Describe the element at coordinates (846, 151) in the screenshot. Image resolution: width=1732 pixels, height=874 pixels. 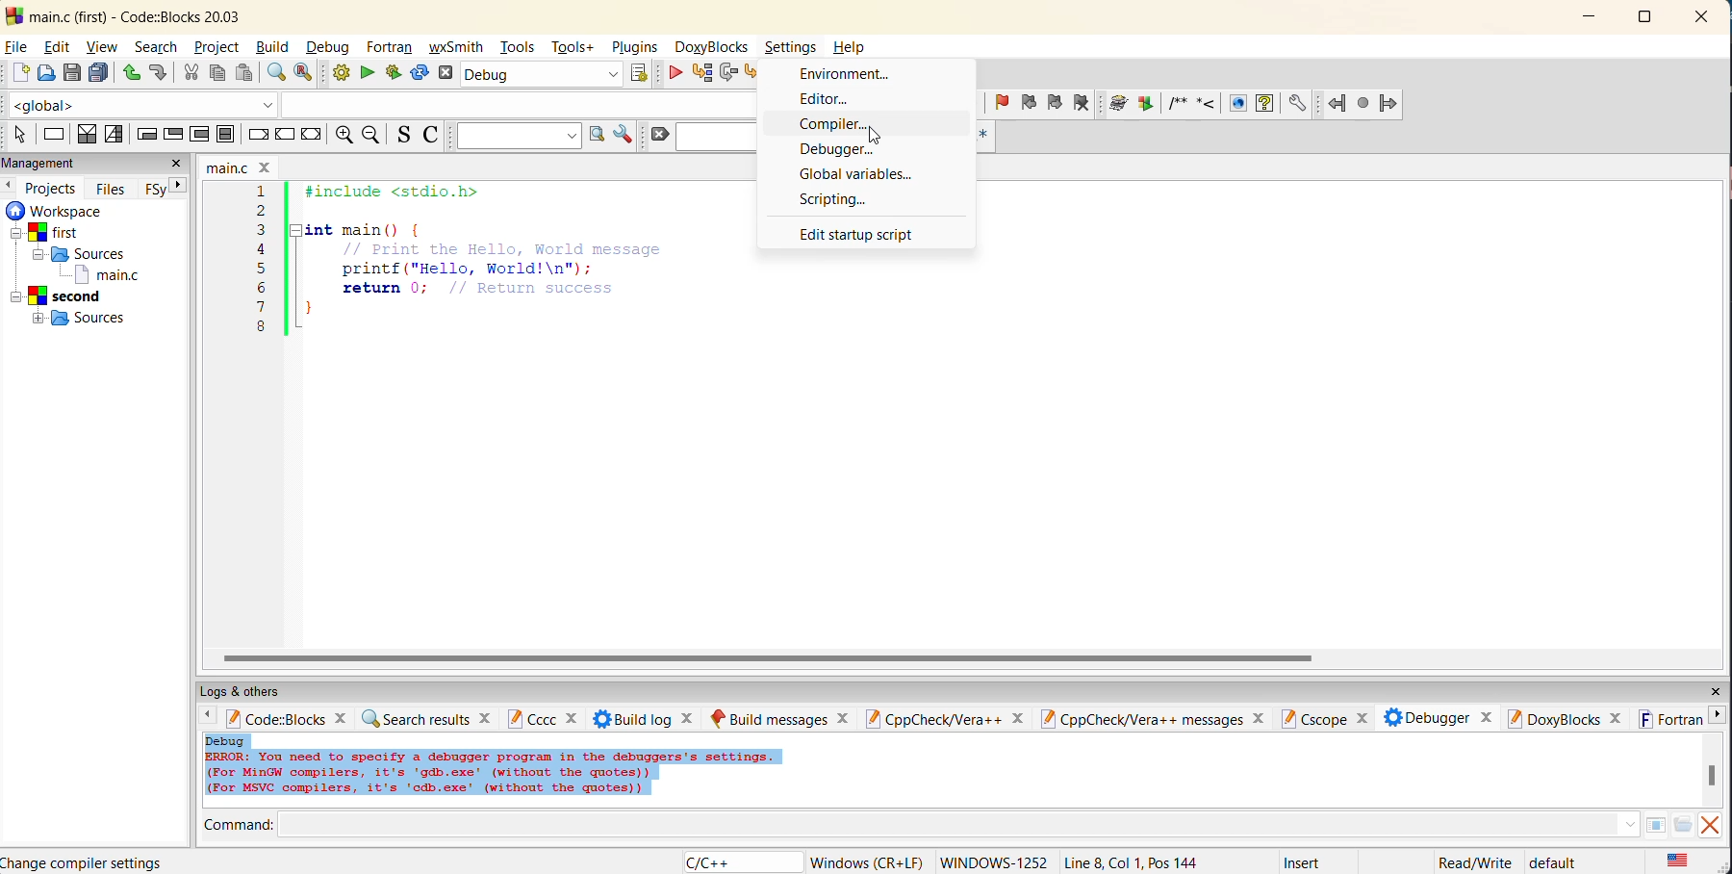
I see `debugger` at that location.